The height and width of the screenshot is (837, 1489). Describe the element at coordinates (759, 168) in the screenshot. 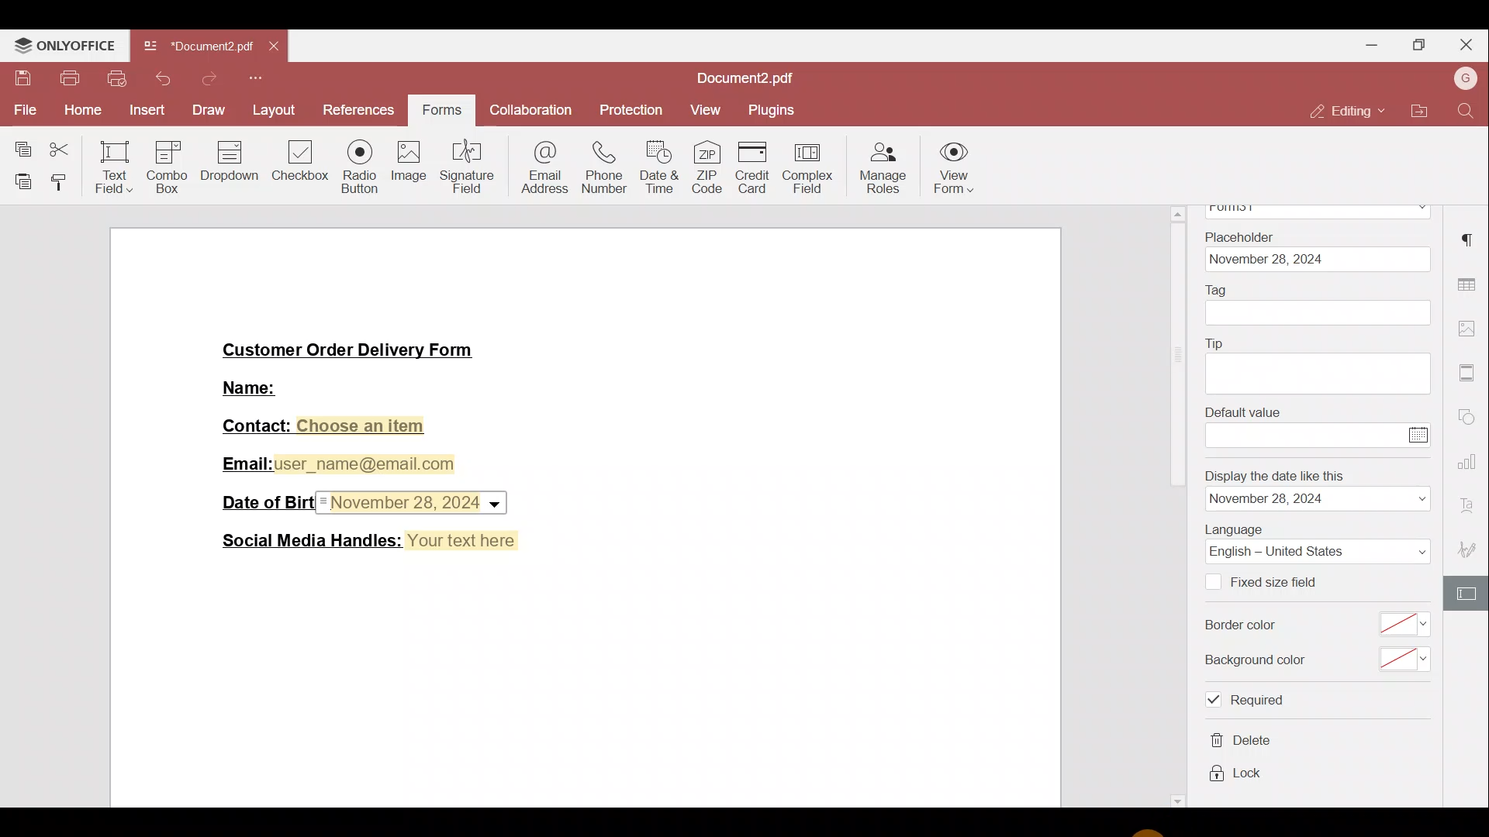

I see `Credit card` at that location.